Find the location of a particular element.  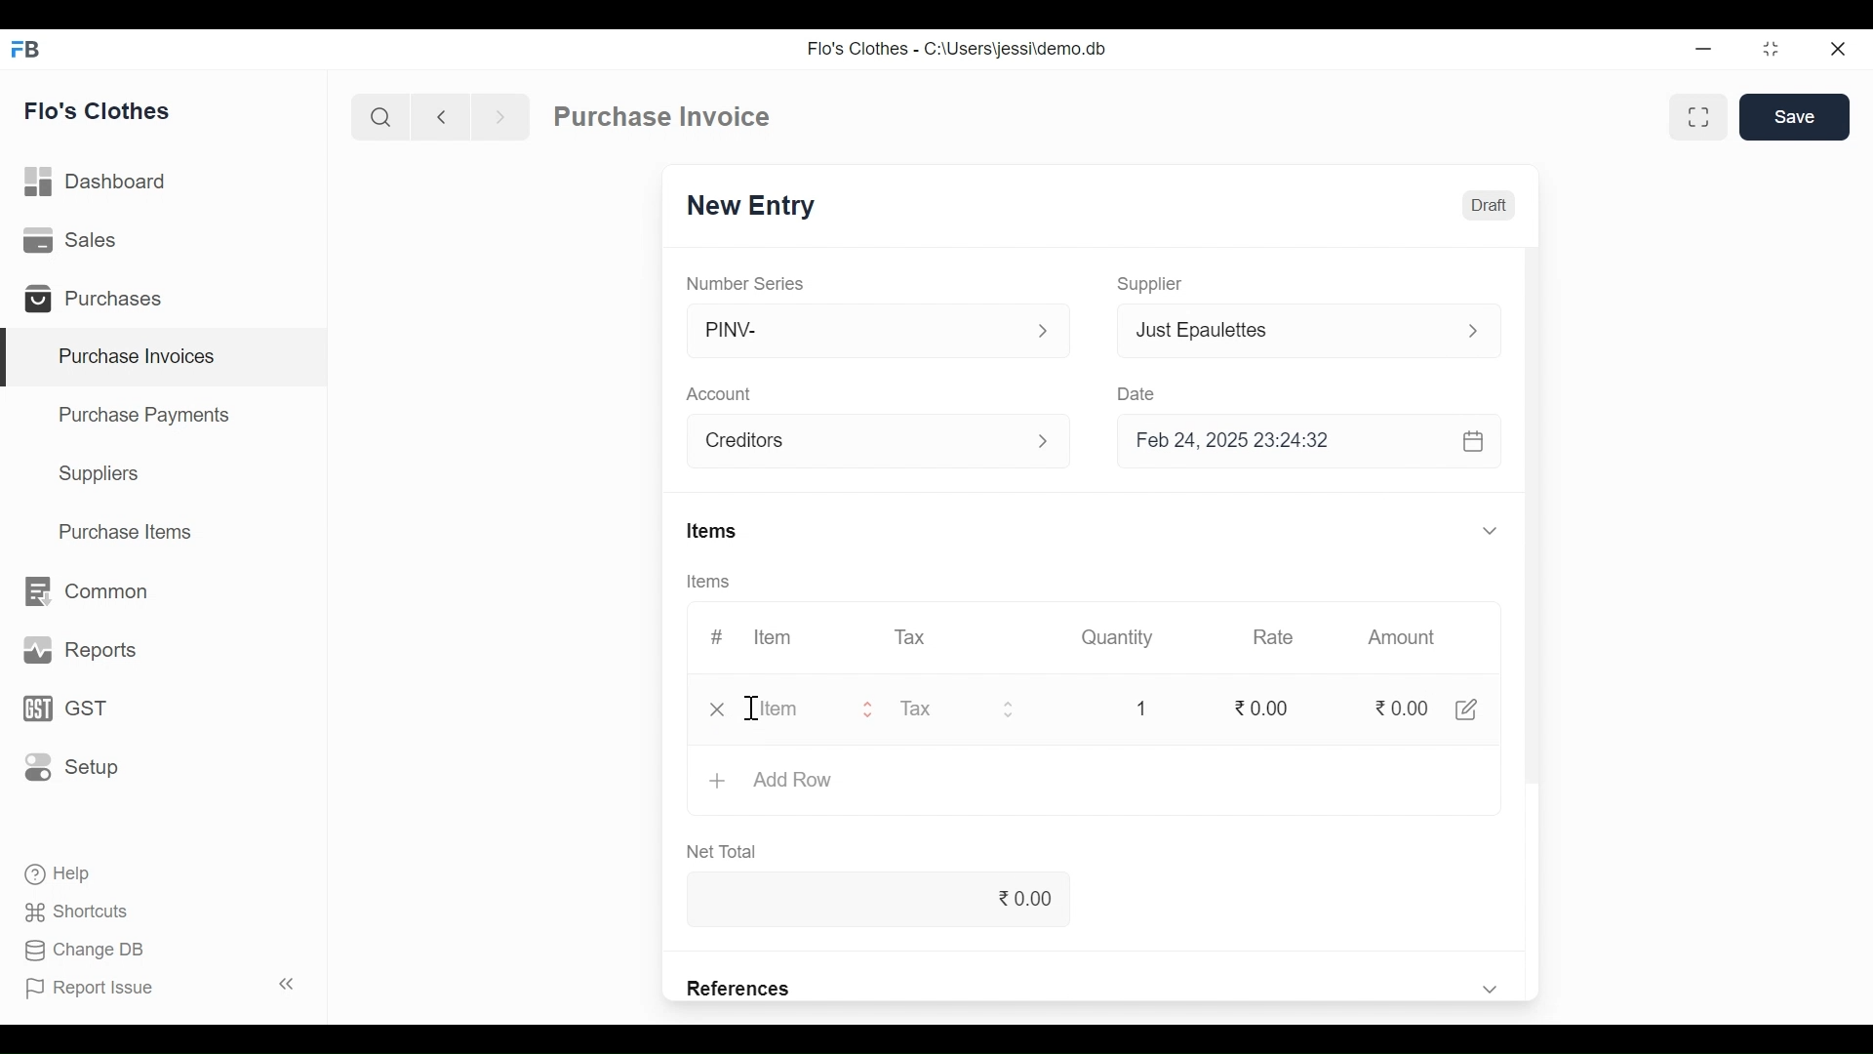

Purchase Invoices is located at coordinates (167, 357).